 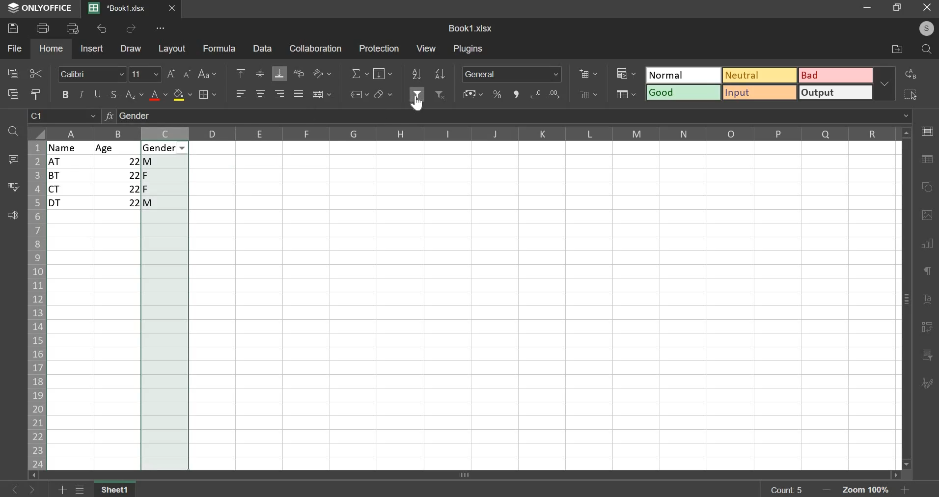 What do you see at coordinates (93, 74) in the screenshot?
I see `font` at bounding box center [93, 74].